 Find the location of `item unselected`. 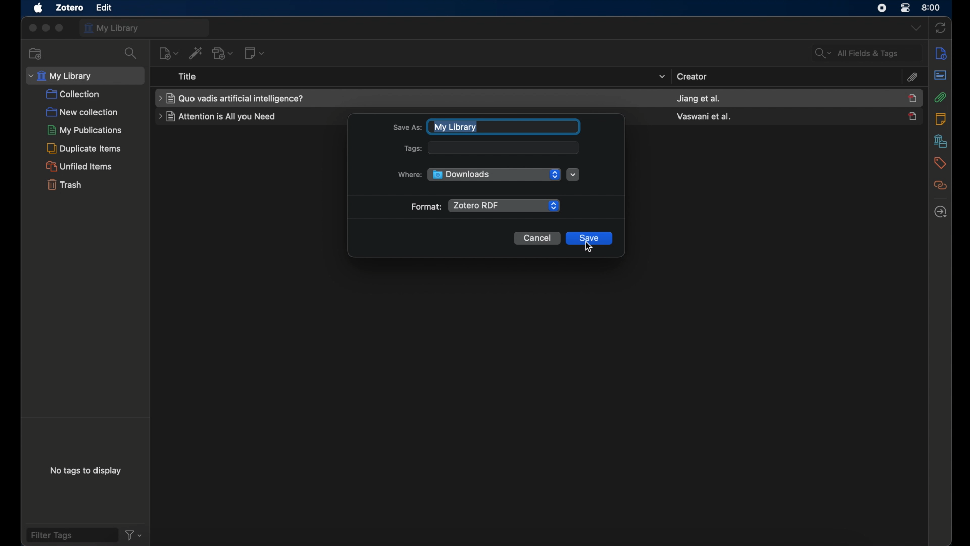

item unselected is located at coordinates (912, 116).